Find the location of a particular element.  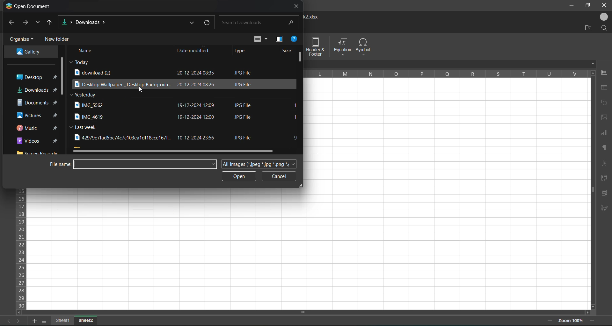

images is located at coordinates (605, 117).